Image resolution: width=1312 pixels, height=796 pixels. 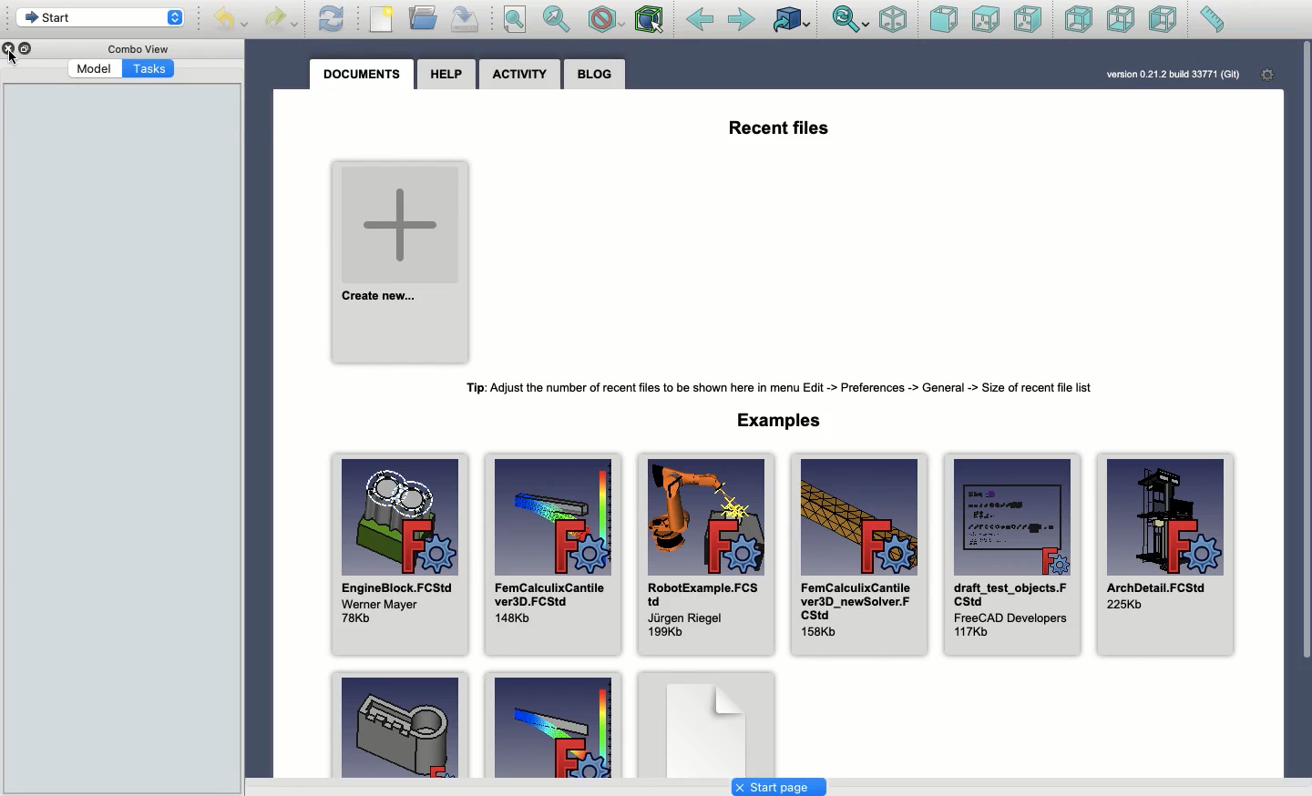 I want to click on Close, so click(x=8, y=48).